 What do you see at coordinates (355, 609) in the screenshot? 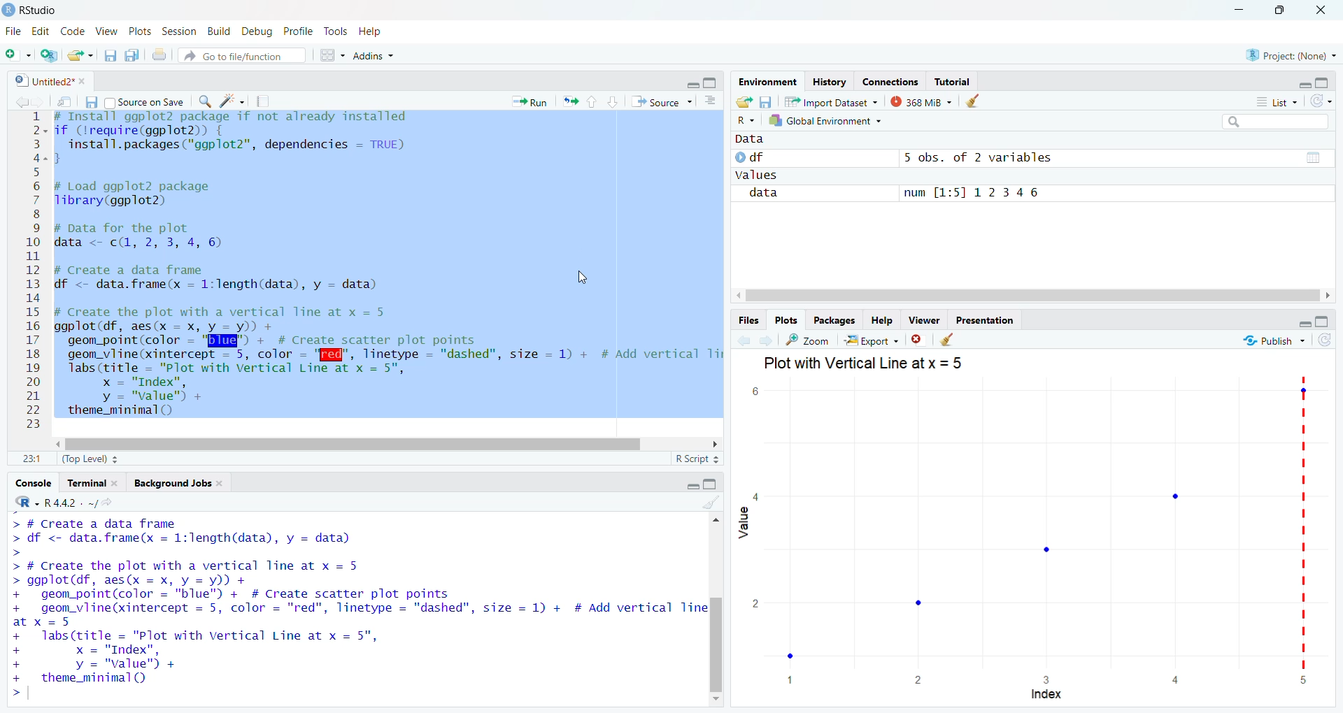
I see `> # Create a data Trame

> df <- data.frame(x = 1:length(data), y = data)

>

> # Create the plot with a vertical line at x = 5

> ggplot(df, aes(x = x, y = y)) +

+ geom_point(color = "blue") + # Create scatter plot points
+ geom_vline(xintercept = 5, color = "red", linetype = "dashed", size = 1) + # Add vertical Tine
at x = 5

+ labs(title = "Plot with Vertical Line at x = 5",

+ x = "Index",

+ y = "value" +

+ theme_minimal()

>|` at bounding box center [355, 609].